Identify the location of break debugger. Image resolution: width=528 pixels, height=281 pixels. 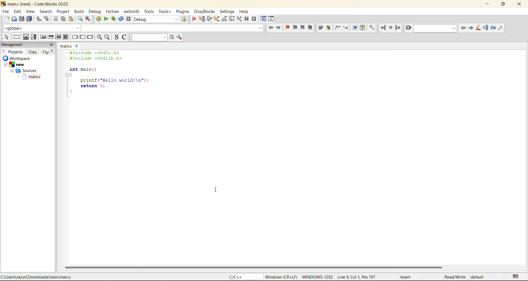
(247, 19).